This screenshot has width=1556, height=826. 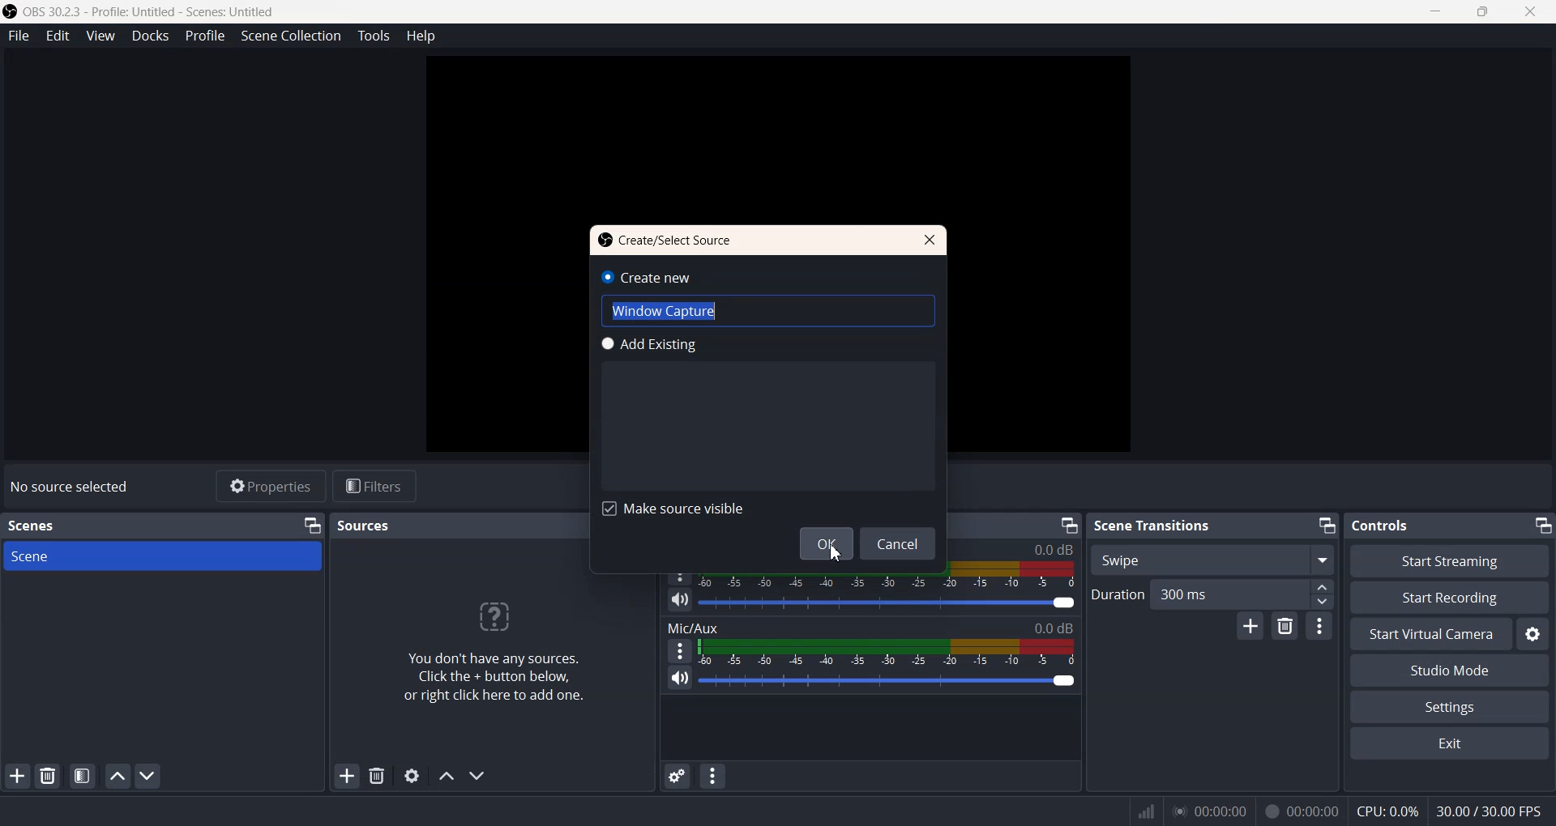 What do you see at coordinates (675, 507) in the screenshot?
I see `Make source visible` at bounding box center [675, 507].